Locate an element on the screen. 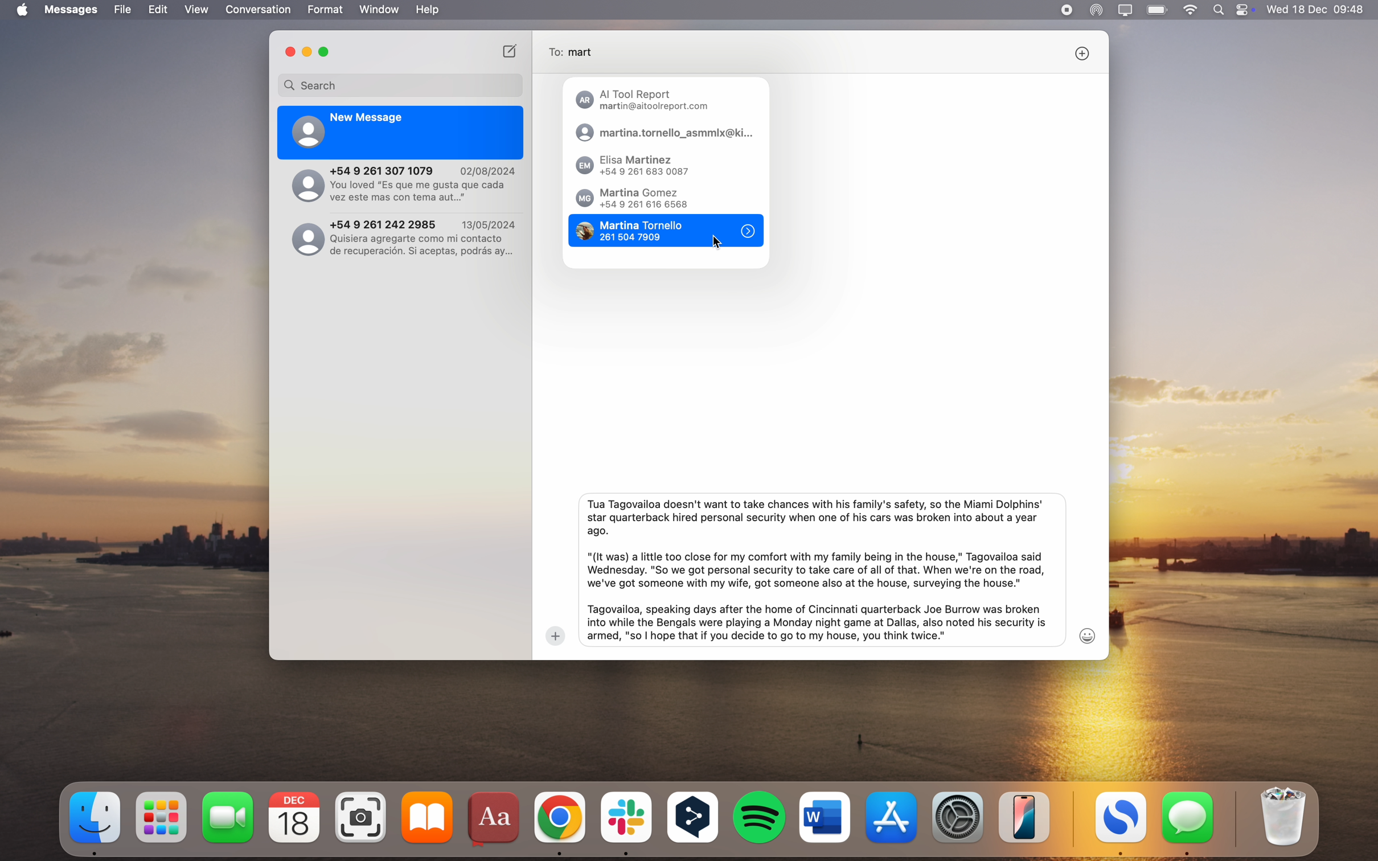  Tua Tagovailoa doesn't want to take chances with his family's safety, so the Miami Dolphins’
star quarterback hired personal security when one of his cars was broken into about a year
ago.

"(It was) a little too close for my comfort with my family being in the house," Tagovailoa said
Wednesday. "So we got personal security to take care of all of that. When we're on the road,
we've got someone with my wife, got someone also at the house, surveying the house."
Tagovailoa, speaking days after the home of Cincinnati quarterback Joe Burrow was broken
into while the Bengals were playing a Monday night game at Dallas, also noted his security is
armed, "so | hope that if you decide to go to my house, you think twice." is located at coordinates (815, 569).